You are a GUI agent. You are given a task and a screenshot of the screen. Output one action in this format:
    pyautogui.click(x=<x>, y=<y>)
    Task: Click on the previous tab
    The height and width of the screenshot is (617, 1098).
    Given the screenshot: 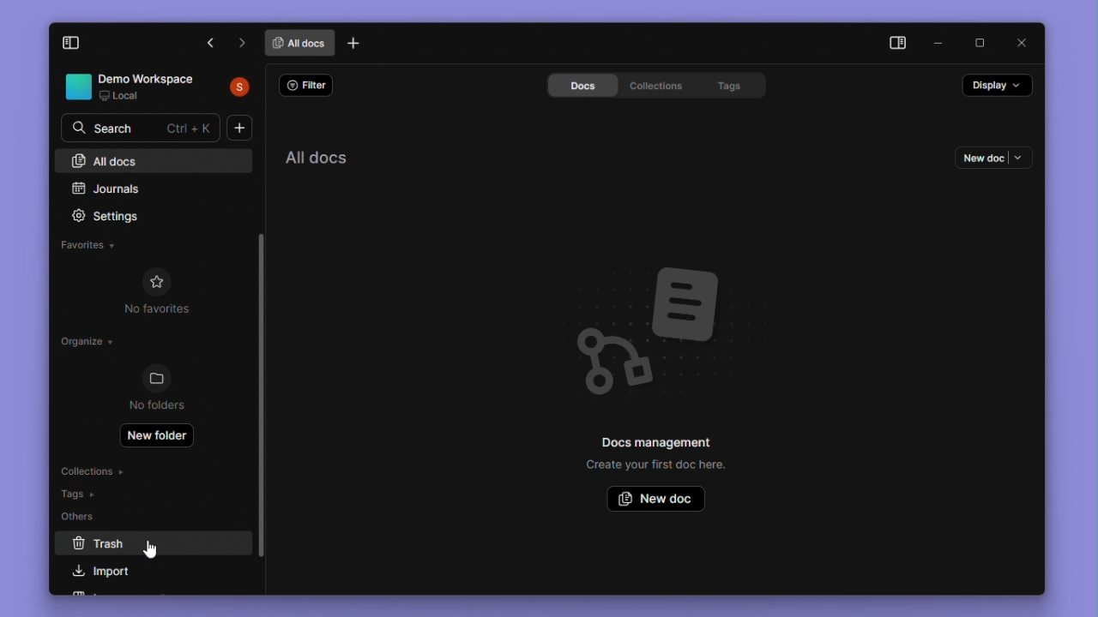 What is the action you would take?
    pyautogui.click(x=208, y=42)
    